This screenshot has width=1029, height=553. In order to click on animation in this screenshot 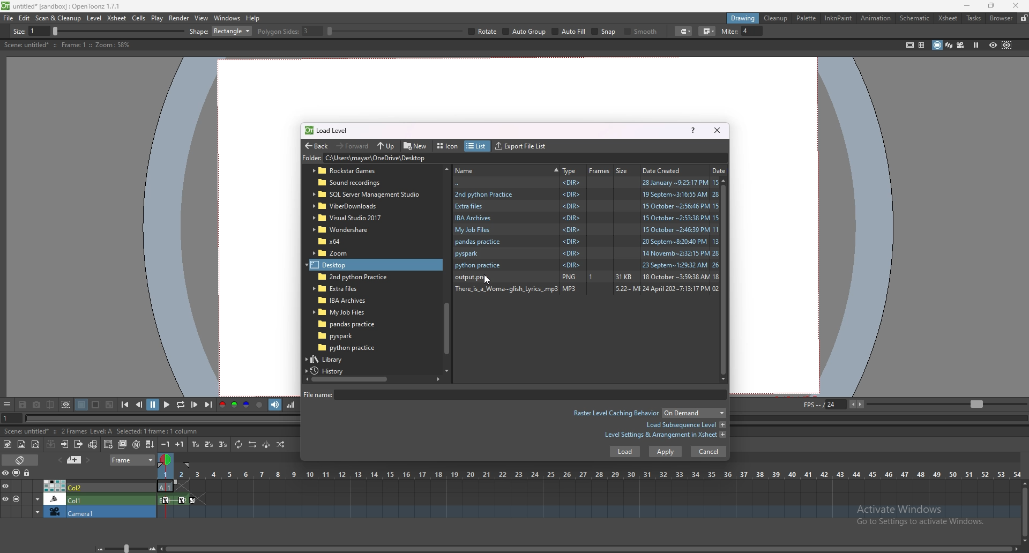, I will do `click(877, 18)`.